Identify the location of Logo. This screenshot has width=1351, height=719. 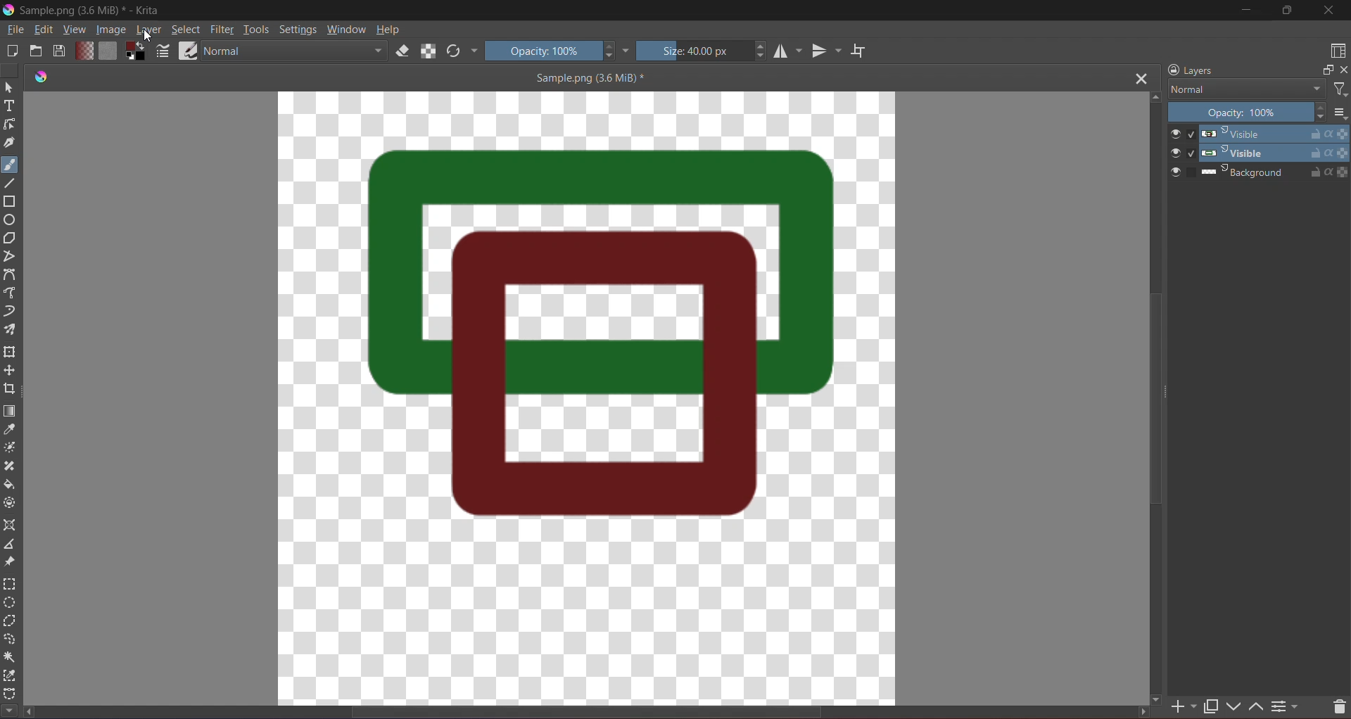
(39, 77).